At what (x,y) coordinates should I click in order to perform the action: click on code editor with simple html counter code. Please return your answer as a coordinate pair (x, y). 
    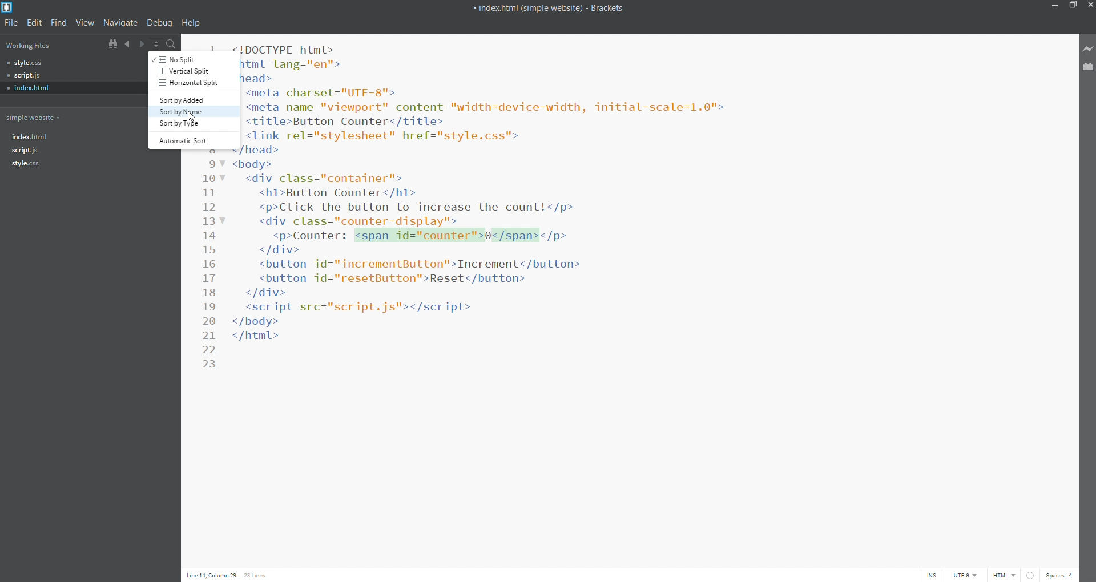
    Looking at the image, I should click on (649, 281).